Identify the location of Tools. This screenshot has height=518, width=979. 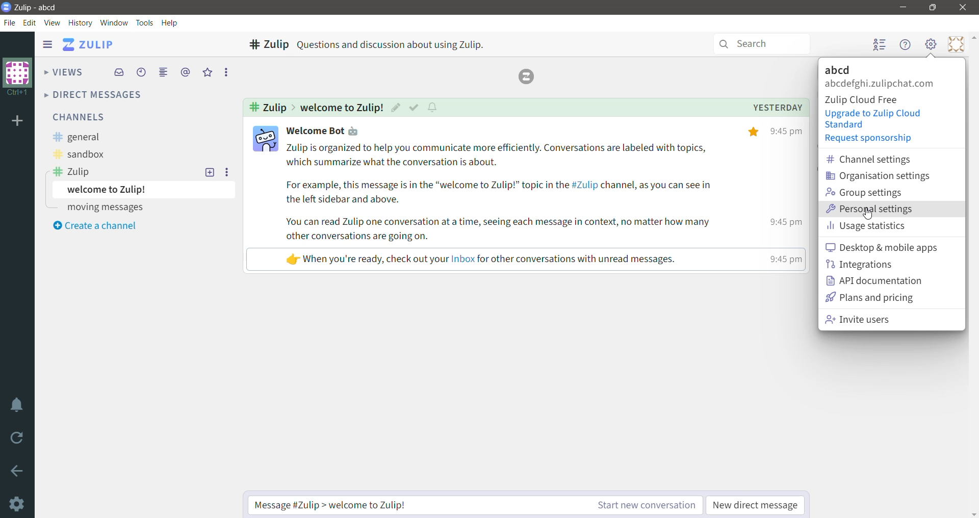
(144, 23).